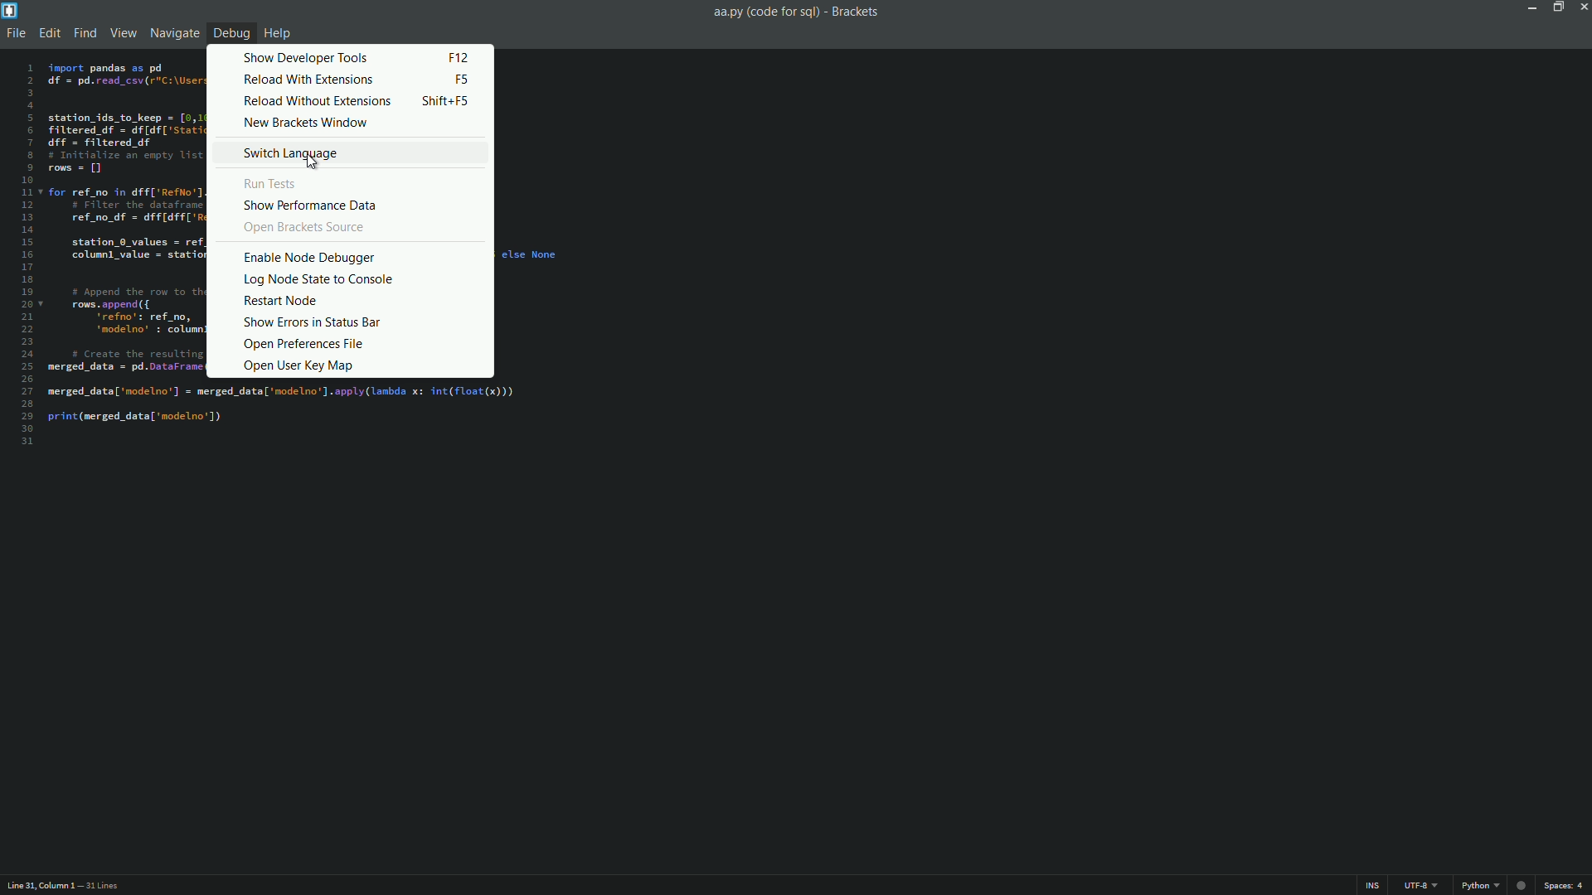  I want to click on file encoding, so click(1420, 886).